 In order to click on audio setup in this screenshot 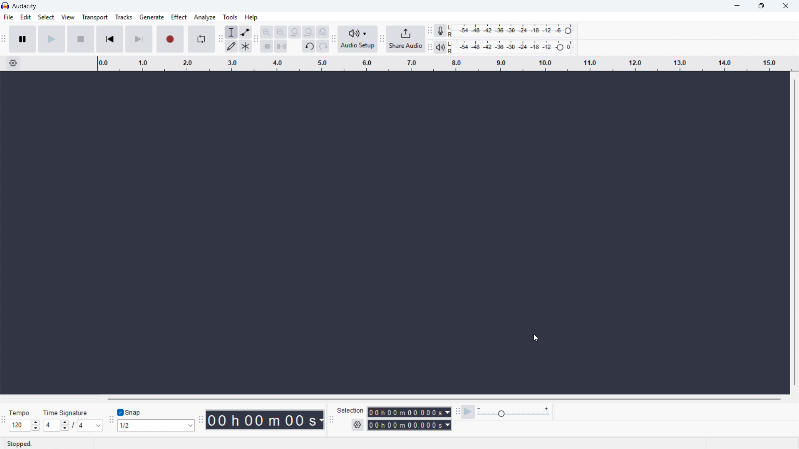, I will do `click(358, 39)`.